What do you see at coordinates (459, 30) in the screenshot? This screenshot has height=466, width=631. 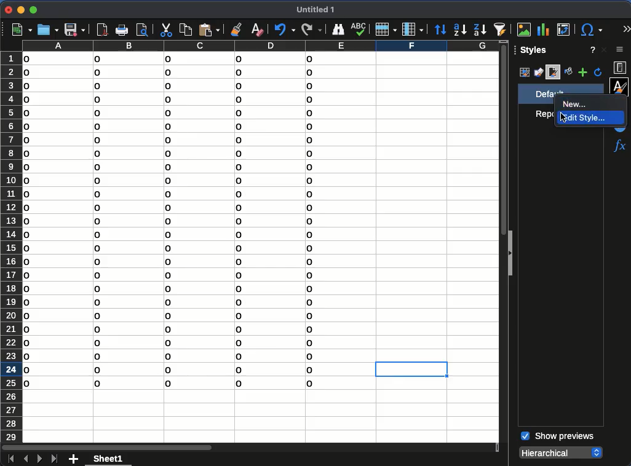 I see `ascending` at bounding box center [459, 30].